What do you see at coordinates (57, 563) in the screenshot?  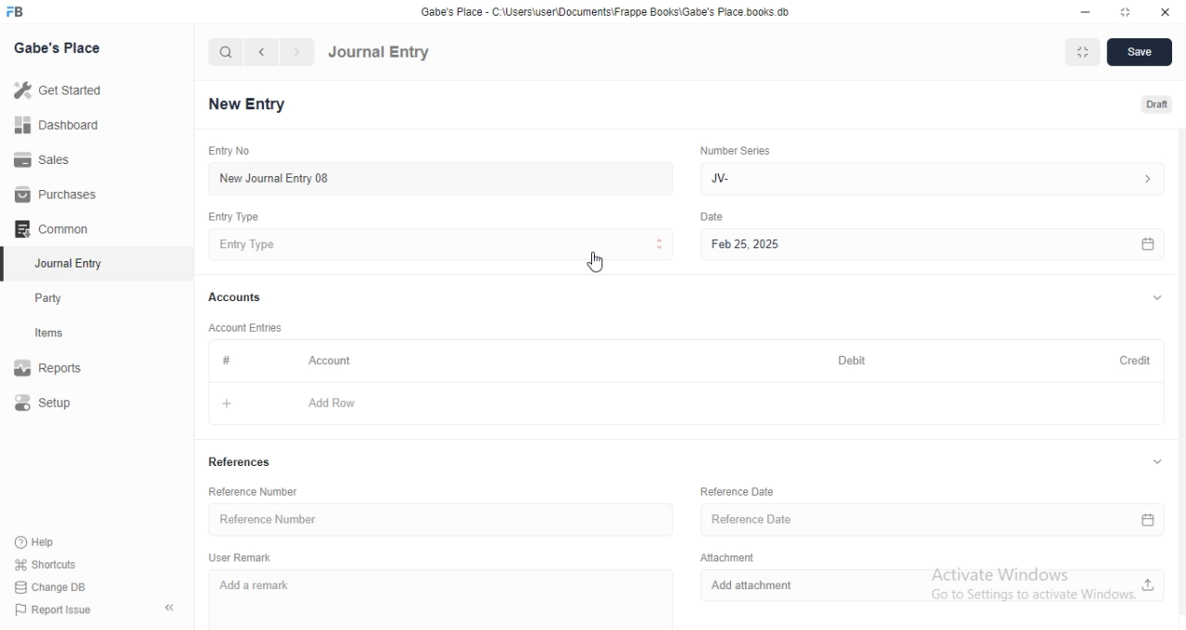 I see `shortcuts` at bounding box center [57, 563].